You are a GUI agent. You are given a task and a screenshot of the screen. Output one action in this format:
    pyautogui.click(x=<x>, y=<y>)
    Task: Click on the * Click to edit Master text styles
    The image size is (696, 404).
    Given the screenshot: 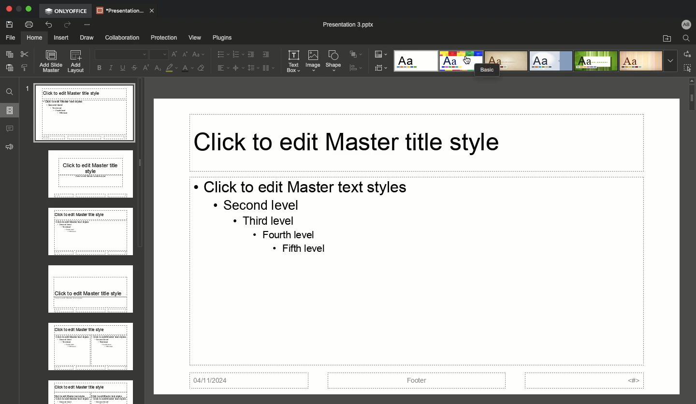 What is the action you would take?
    pyautogui.click(x=304, y=186)
    